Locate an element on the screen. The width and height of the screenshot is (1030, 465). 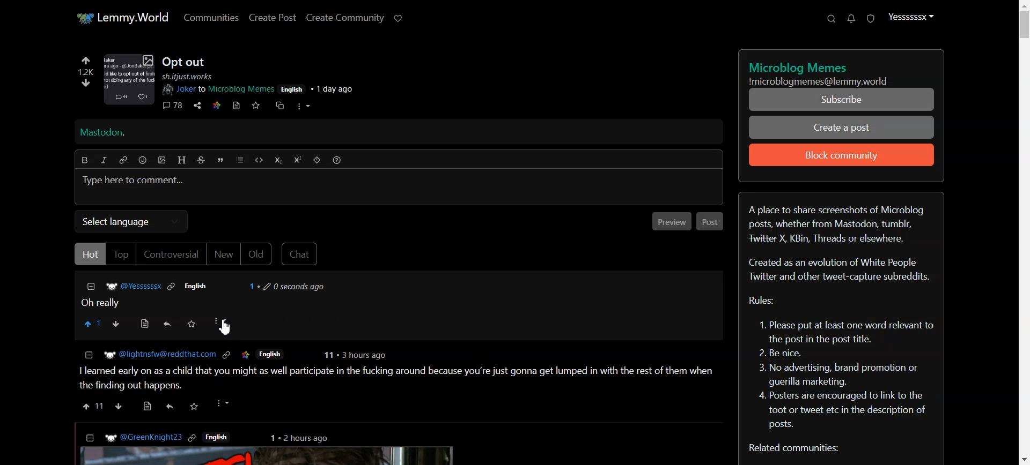
Controversial  is located at coordinates (171, 254).